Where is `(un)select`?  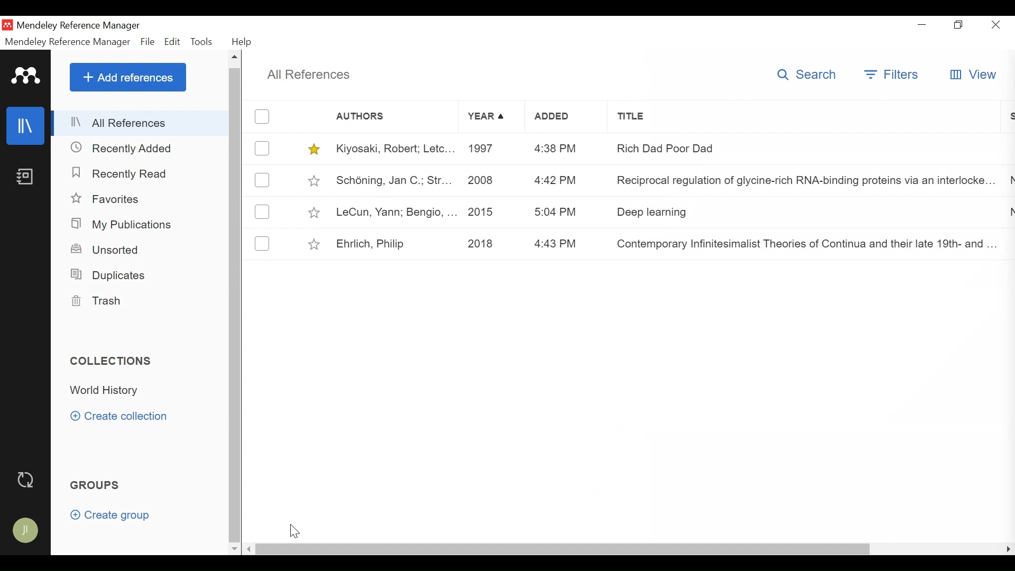
(un)select is located at coordinates (262, 149).